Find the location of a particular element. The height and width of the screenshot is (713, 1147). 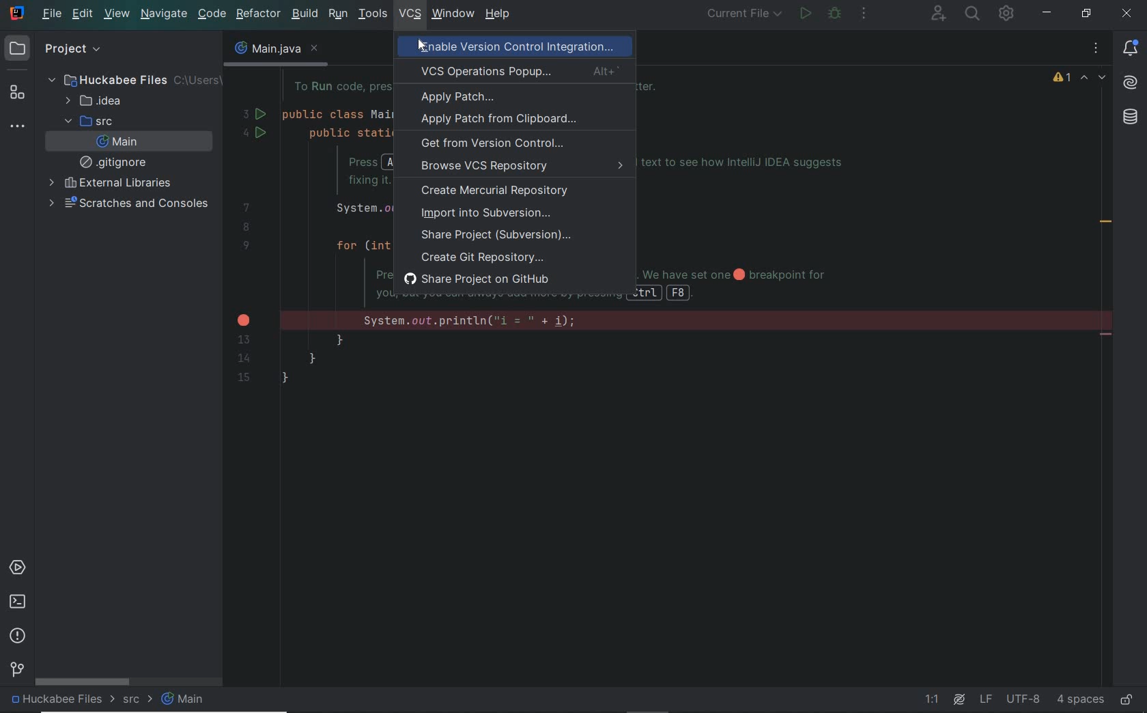

notifications is located at coordinates (1133, 49).